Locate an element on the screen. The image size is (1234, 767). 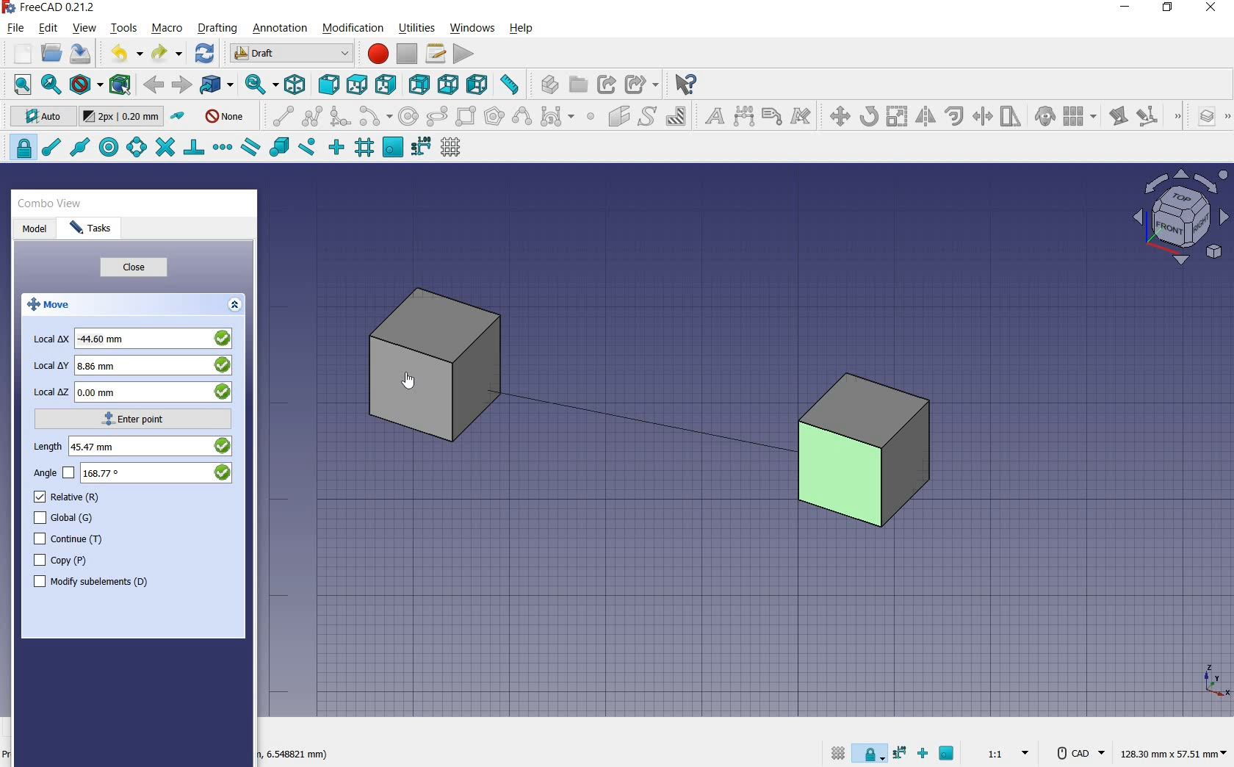
dimension is located at coordinates (294, 755).